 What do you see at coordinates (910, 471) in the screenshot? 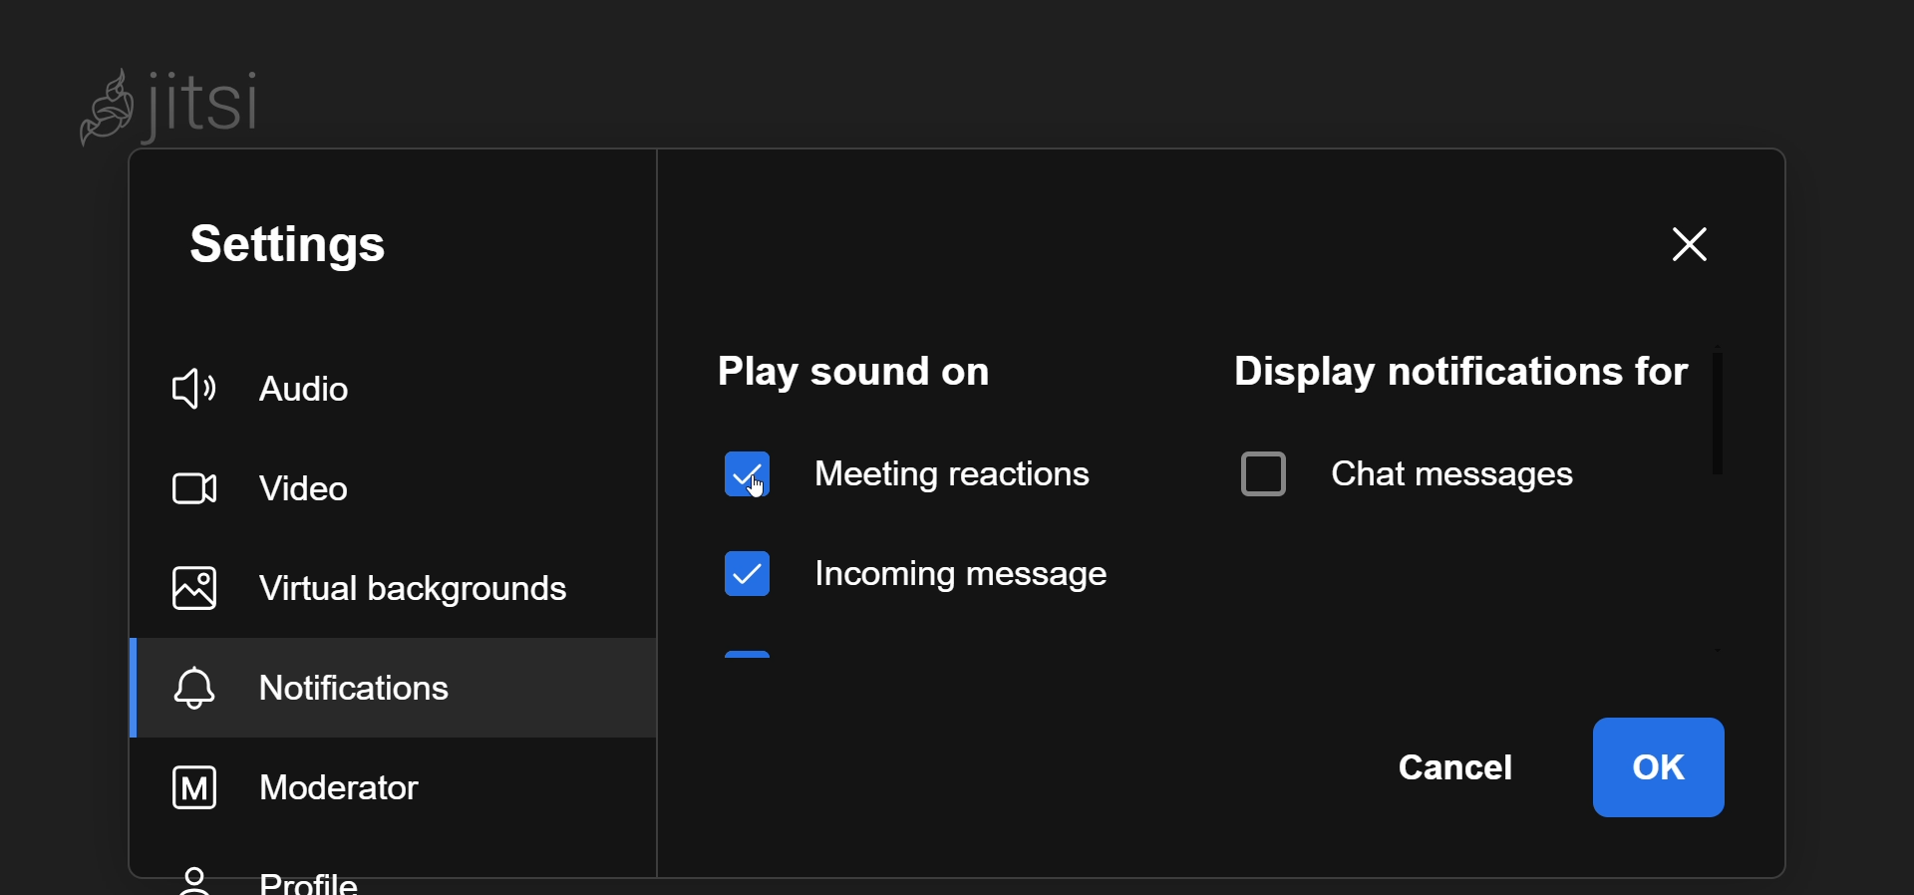
I see `enabled meeting reaction sound` at bounding box center [910, 471].